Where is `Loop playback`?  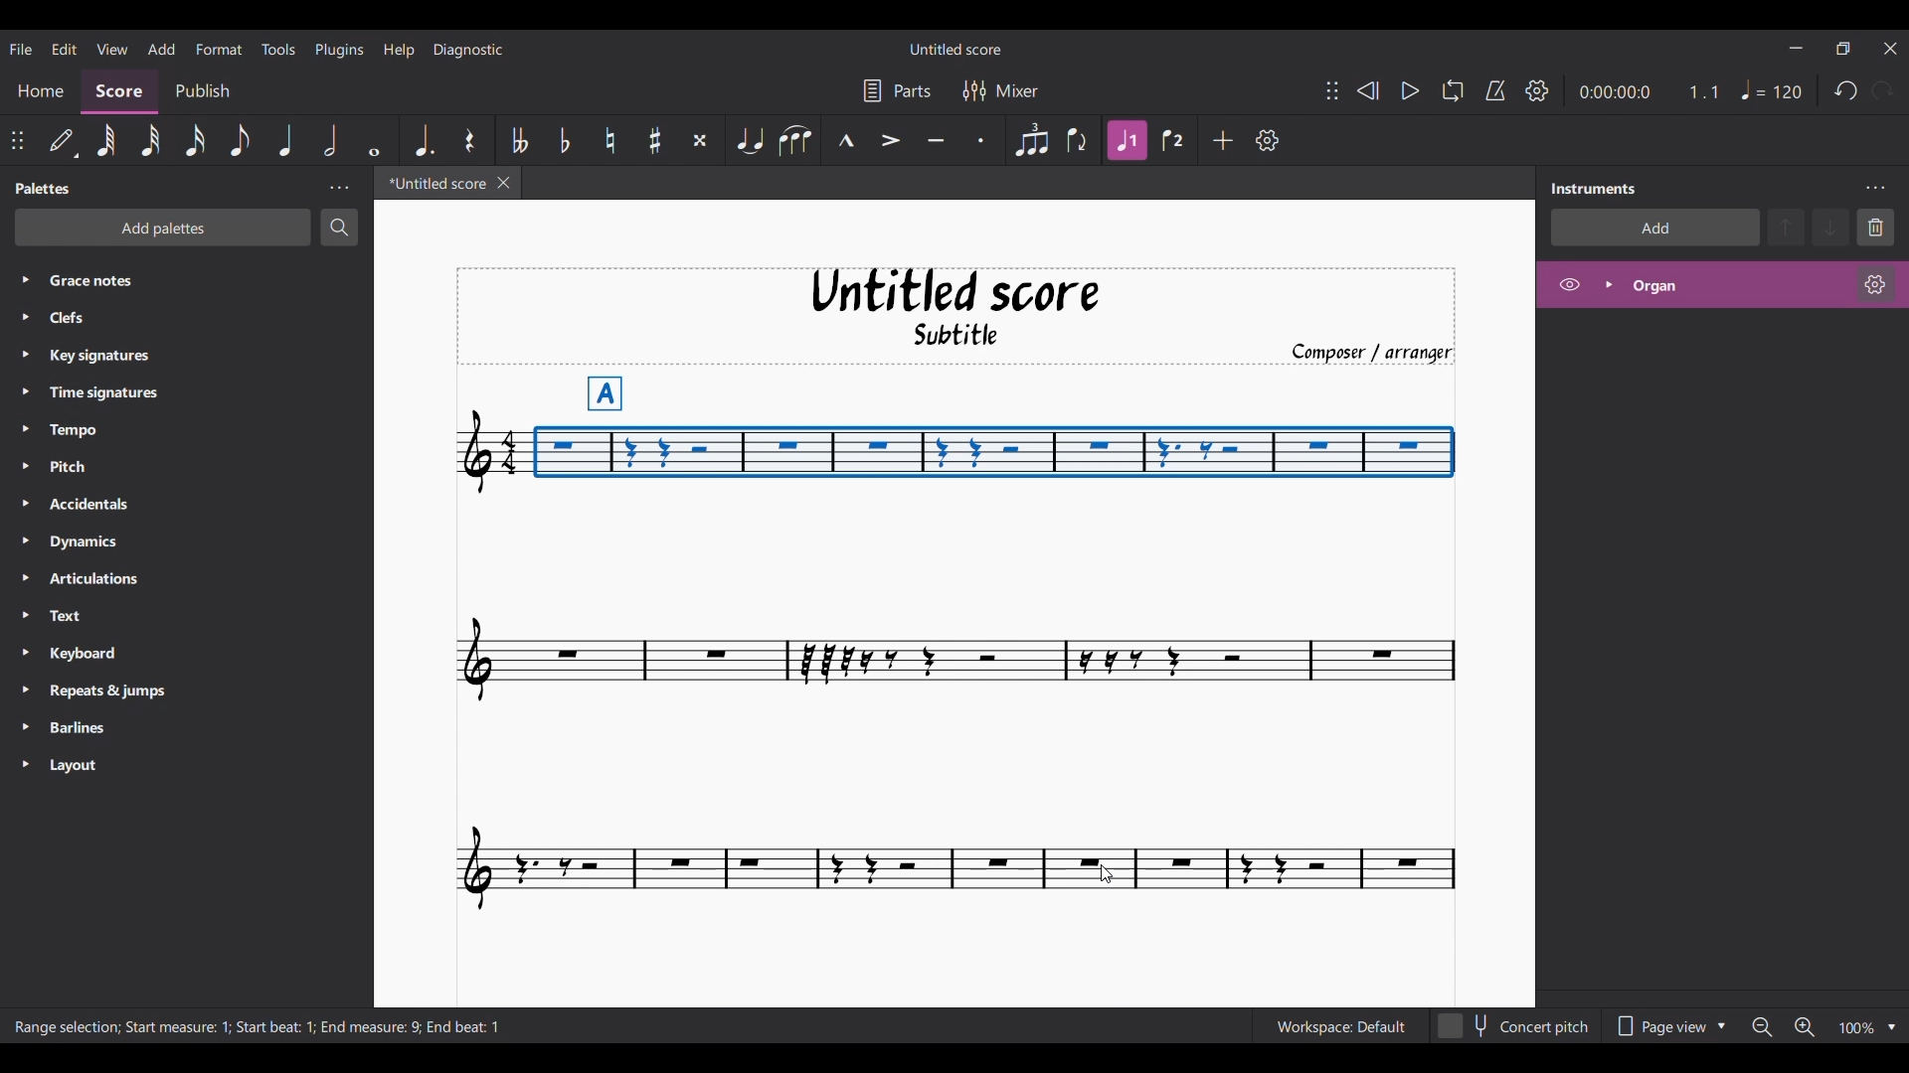
Loop playback is located at coordinates (1453, 90).